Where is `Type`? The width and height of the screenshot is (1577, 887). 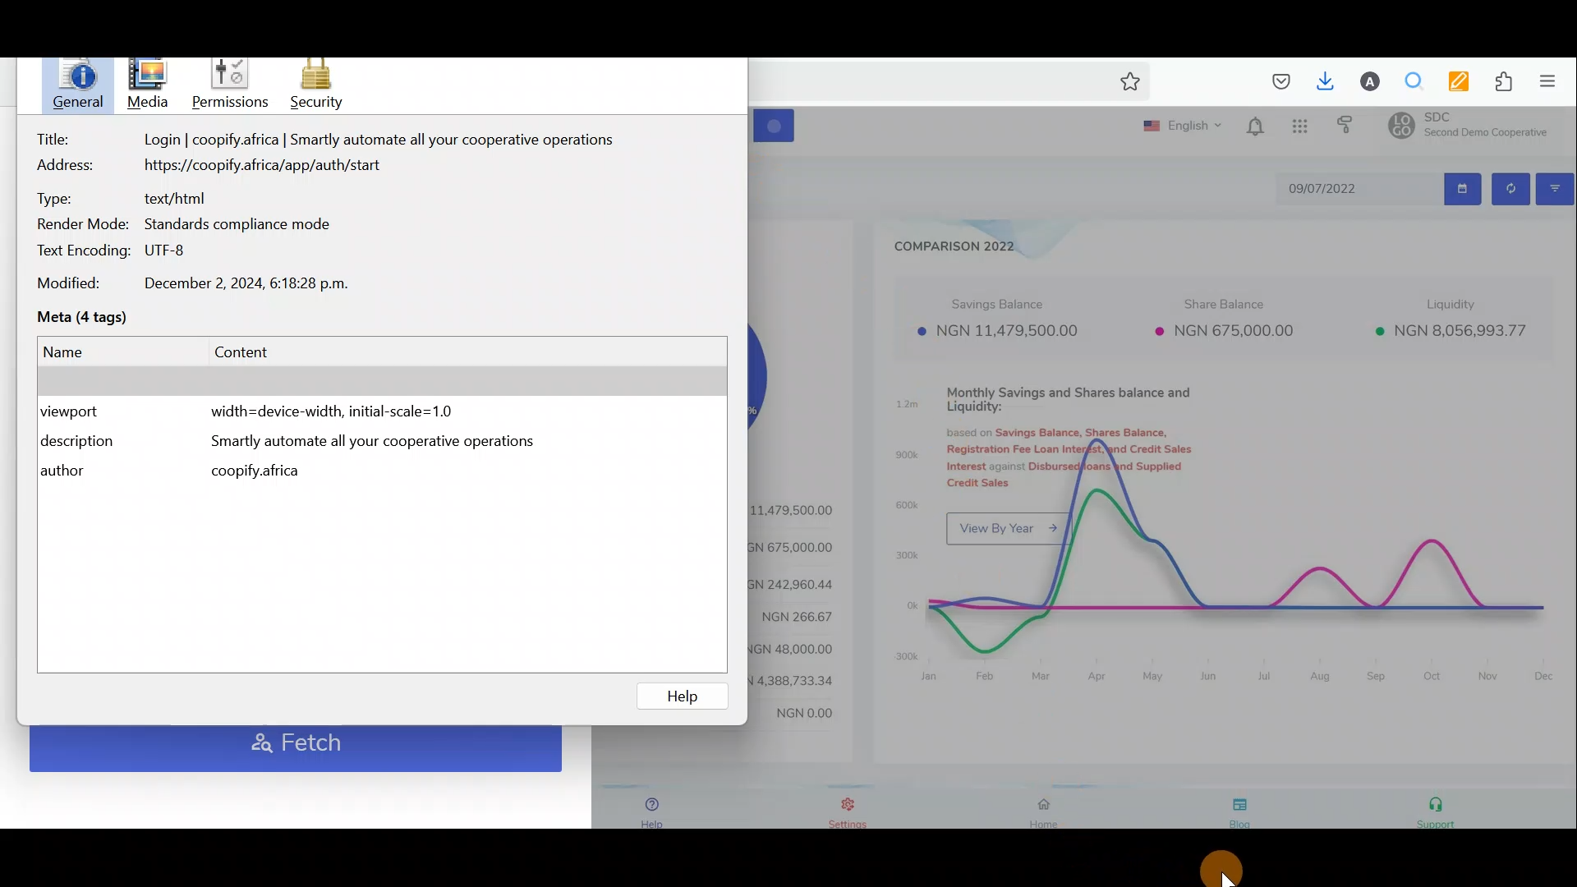
Type is located at coordinates (149, 201).